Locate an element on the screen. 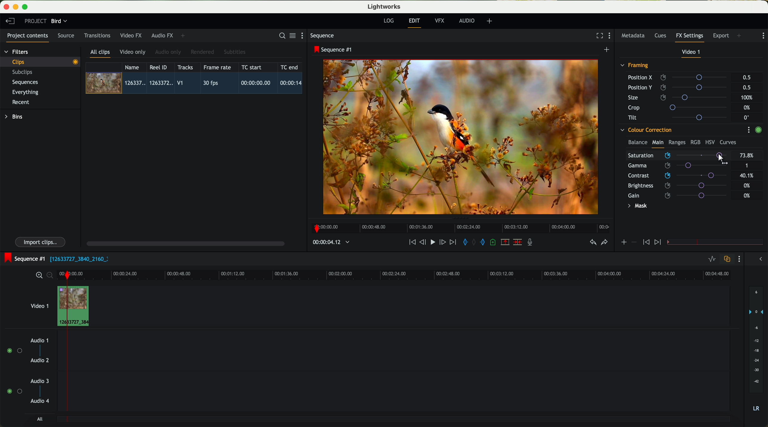 The width and height of the screenshot is (768, 427). tracks is located at coordinates (184, 68).